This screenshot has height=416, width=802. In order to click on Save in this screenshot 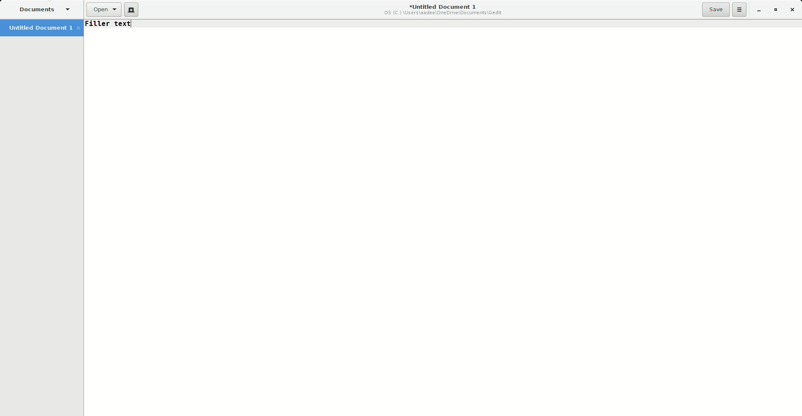, I will do `click(716, 9)`.